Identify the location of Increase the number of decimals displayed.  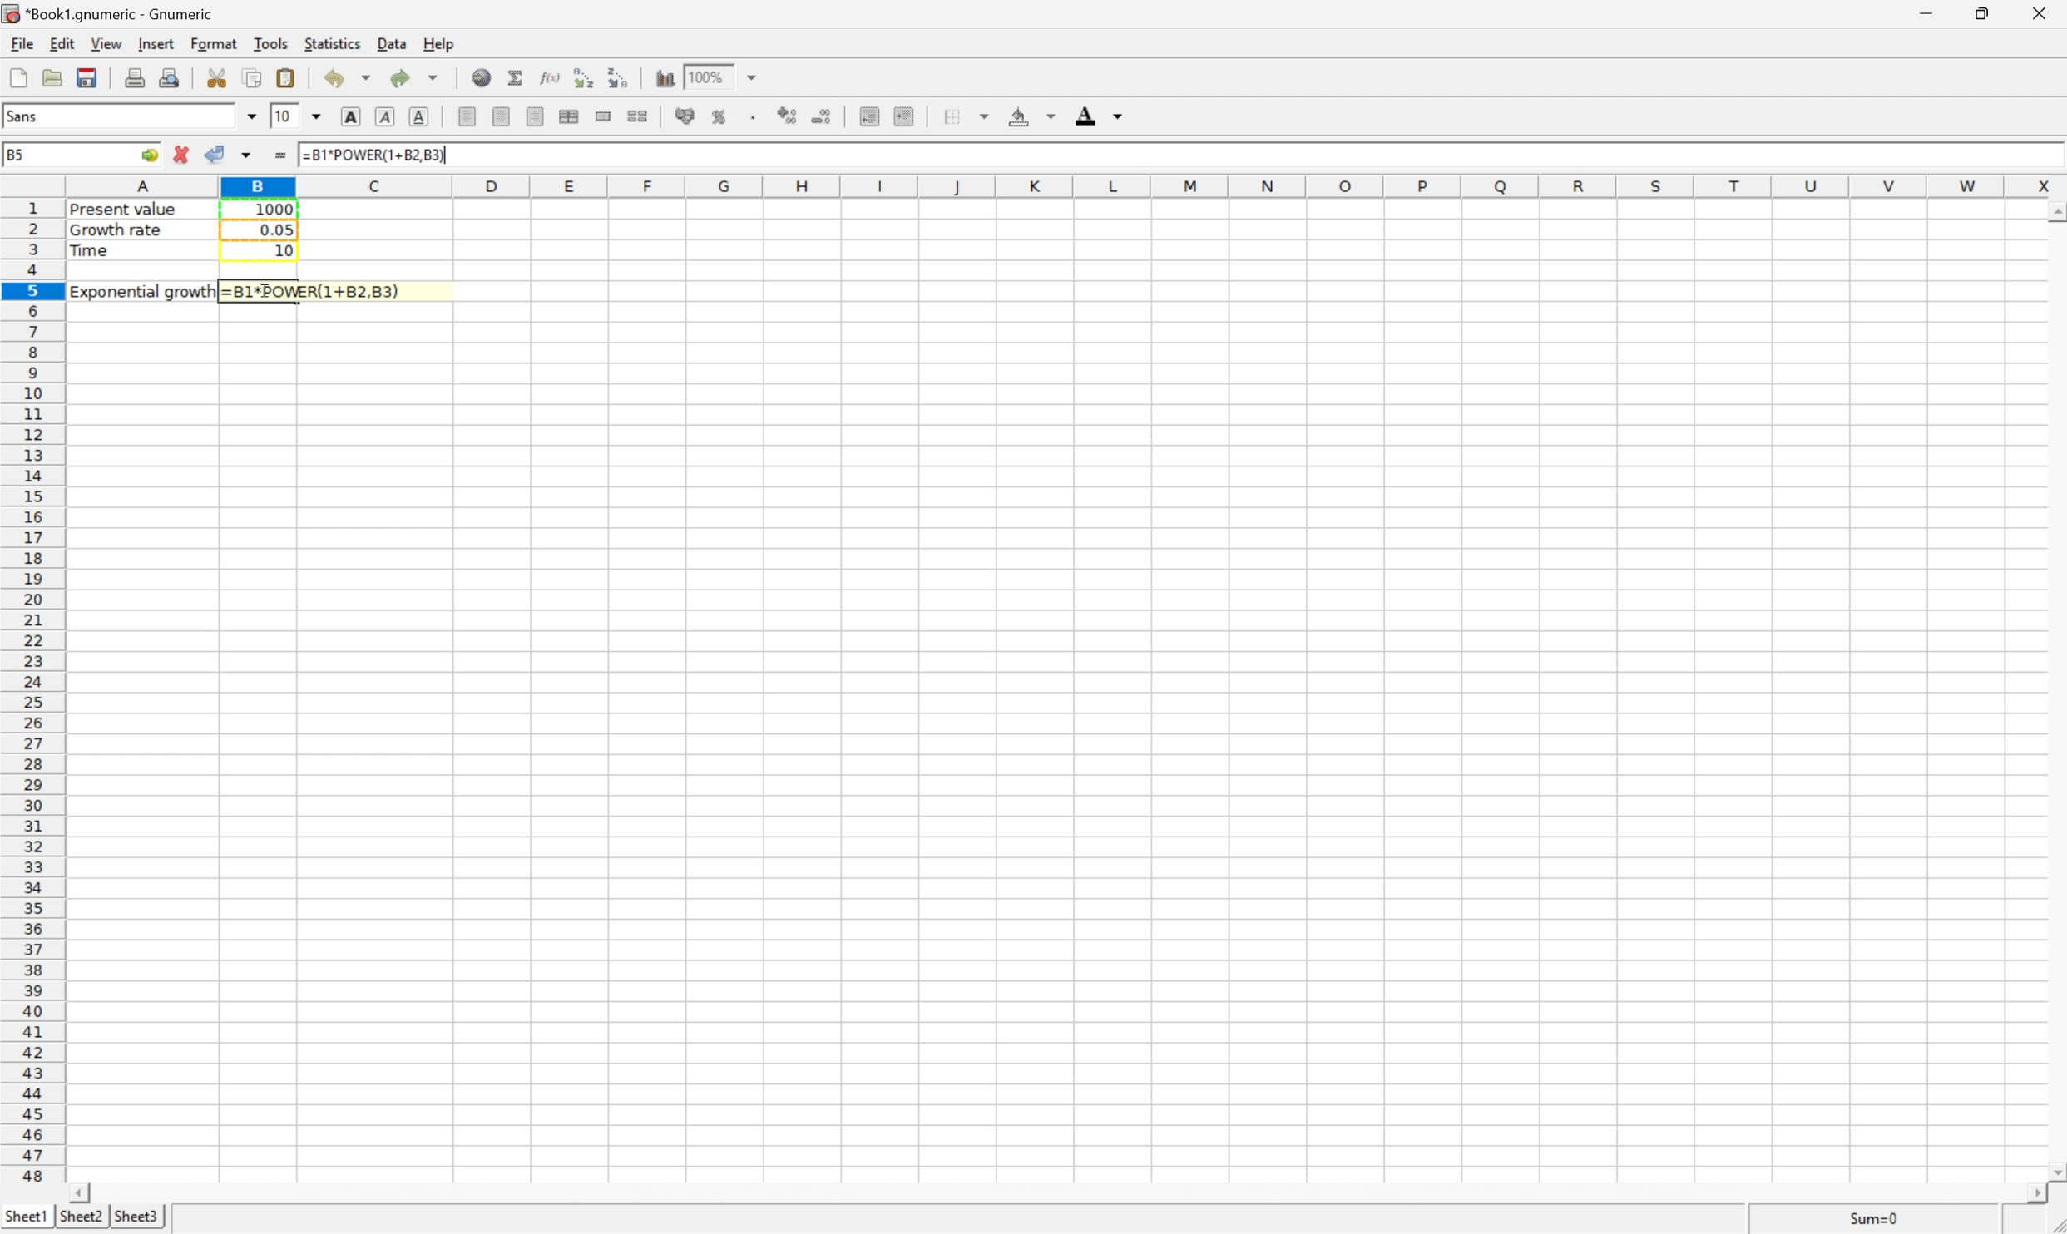
(789, 116).